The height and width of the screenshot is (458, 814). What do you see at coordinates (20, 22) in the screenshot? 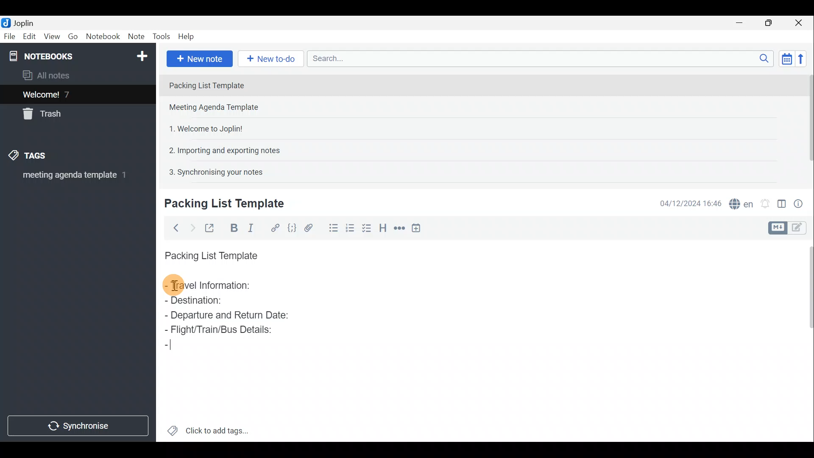
I see `Joplin` at bounding box center [20, 22].